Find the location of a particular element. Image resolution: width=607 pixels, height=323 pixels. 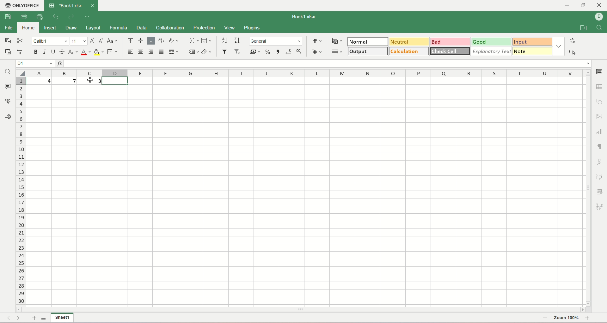

minimize is located at coordinates (569, 6).